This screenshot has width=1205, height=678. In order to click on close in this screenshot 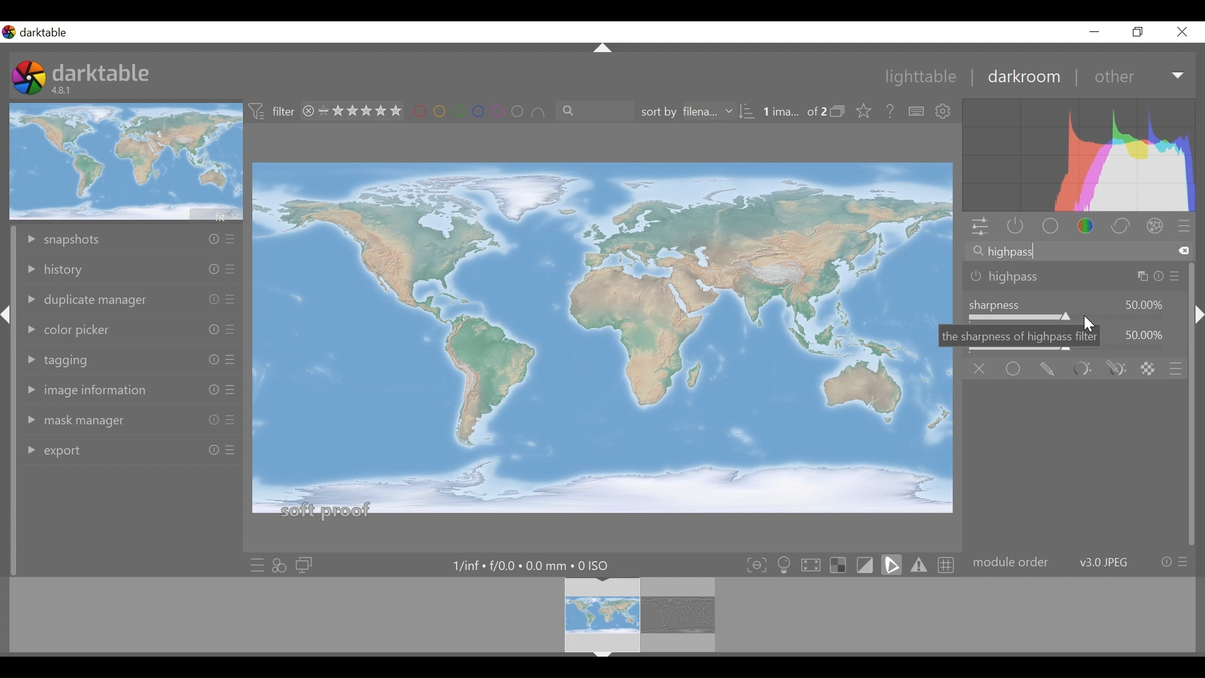, I will do `click(1181, 32)`.